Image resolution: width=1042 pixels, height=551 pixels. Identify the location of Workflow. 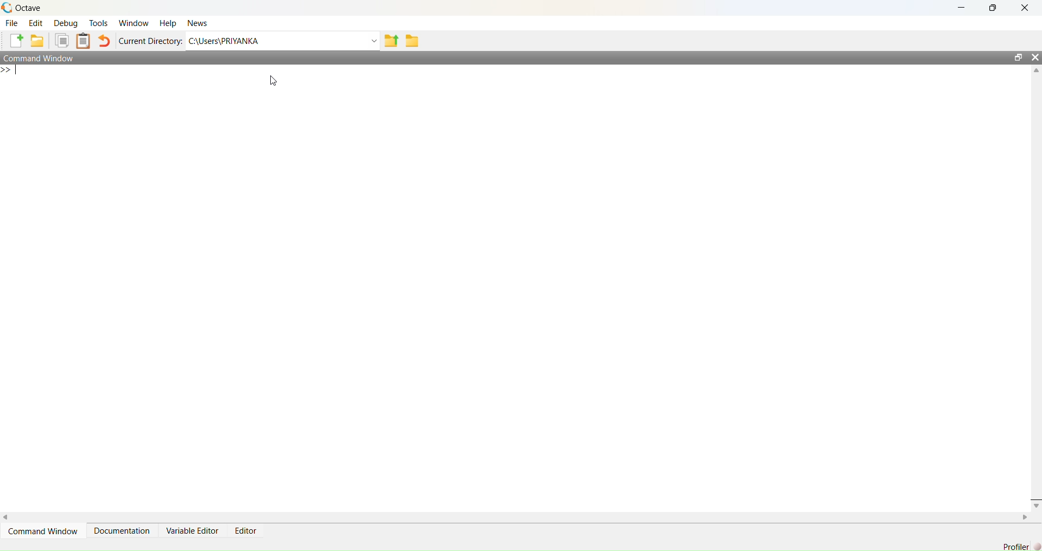
(134, 23).